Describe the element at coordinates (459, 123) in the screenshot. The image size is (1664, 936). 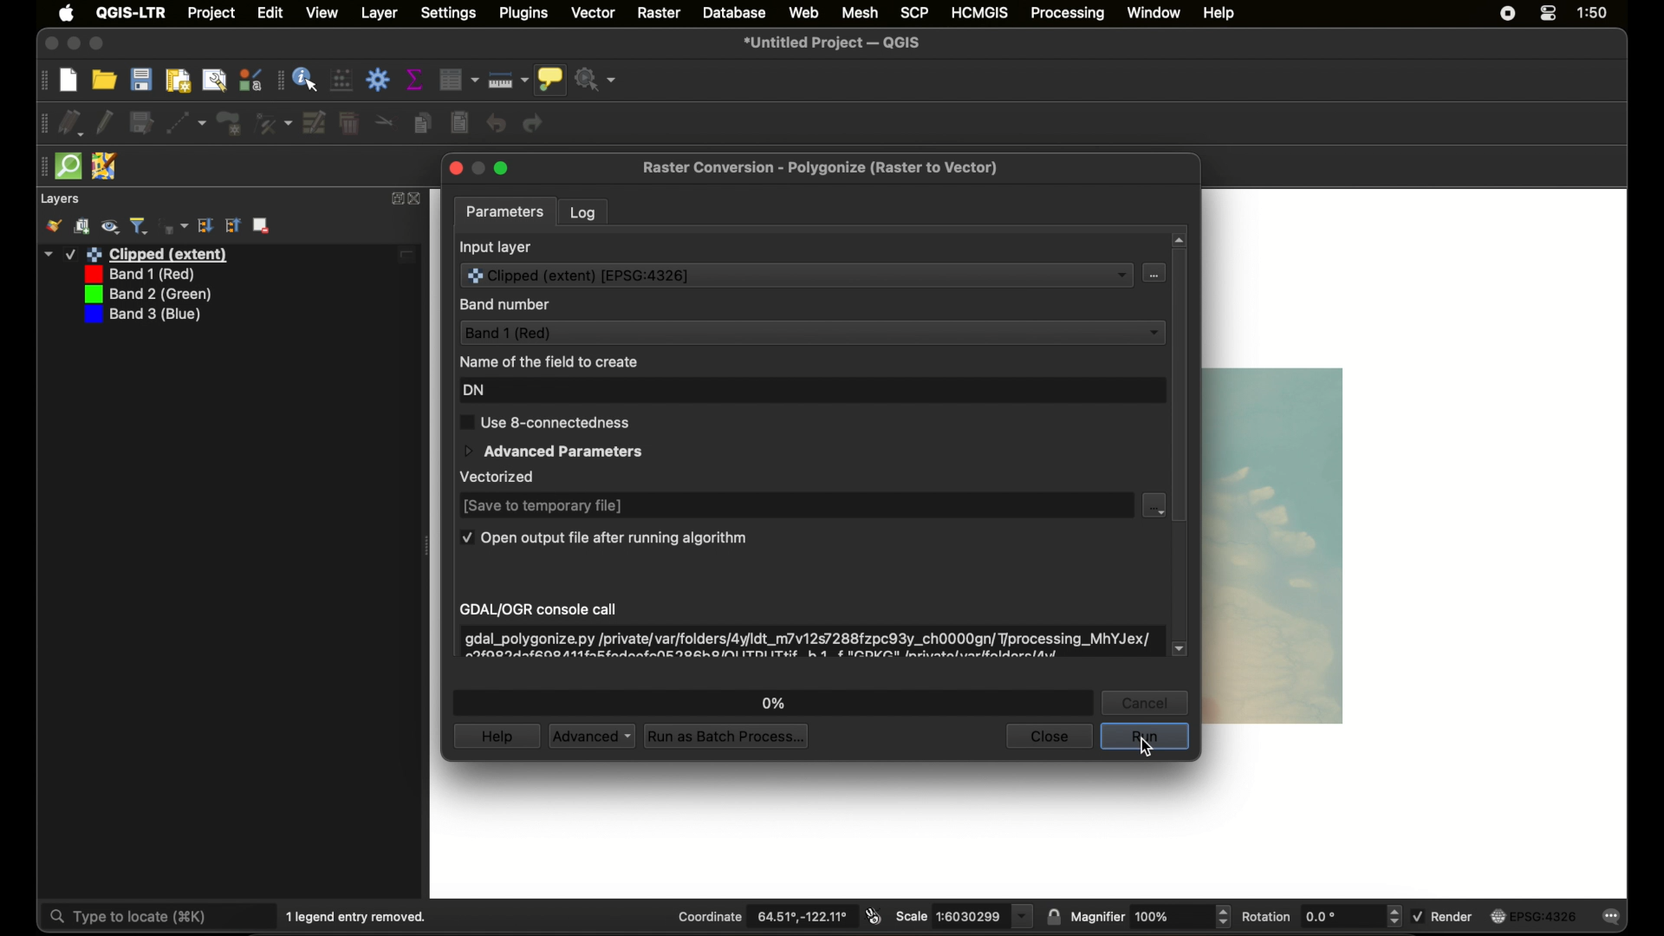
I see `paste features` at that location.